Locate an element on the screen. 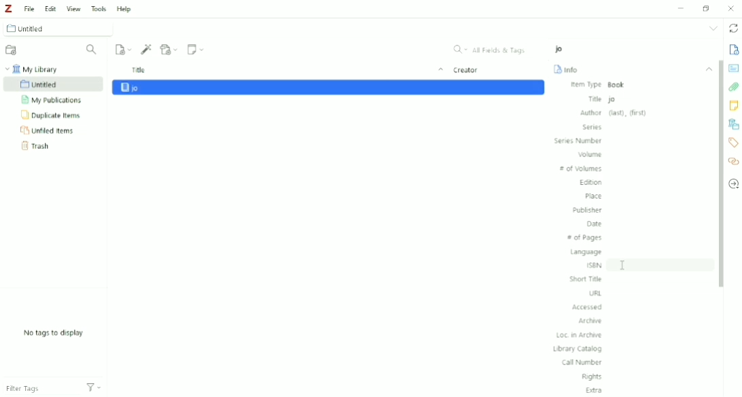  Tags is located at coordinates (734, 142).